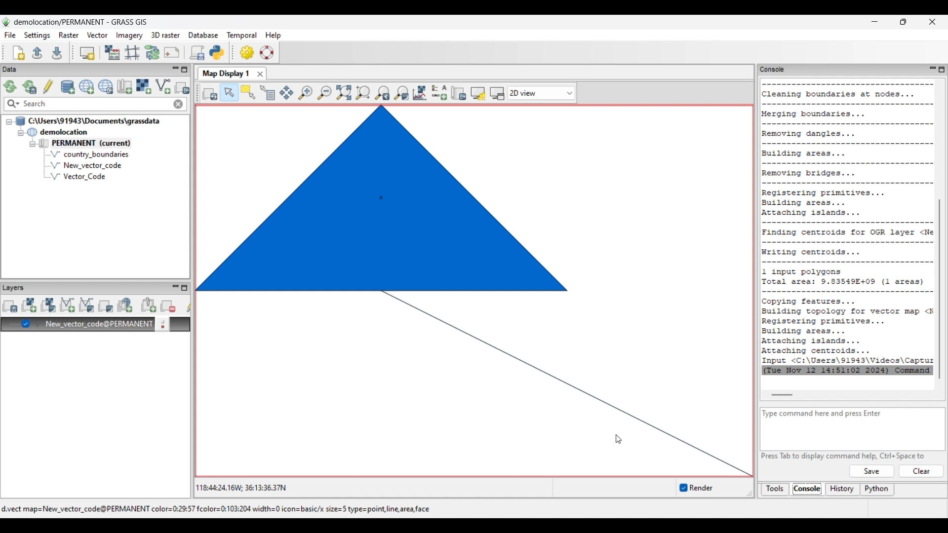 This screenshot has height=533, width=948. I want to click on 3D raster menu, so click(165, 35).